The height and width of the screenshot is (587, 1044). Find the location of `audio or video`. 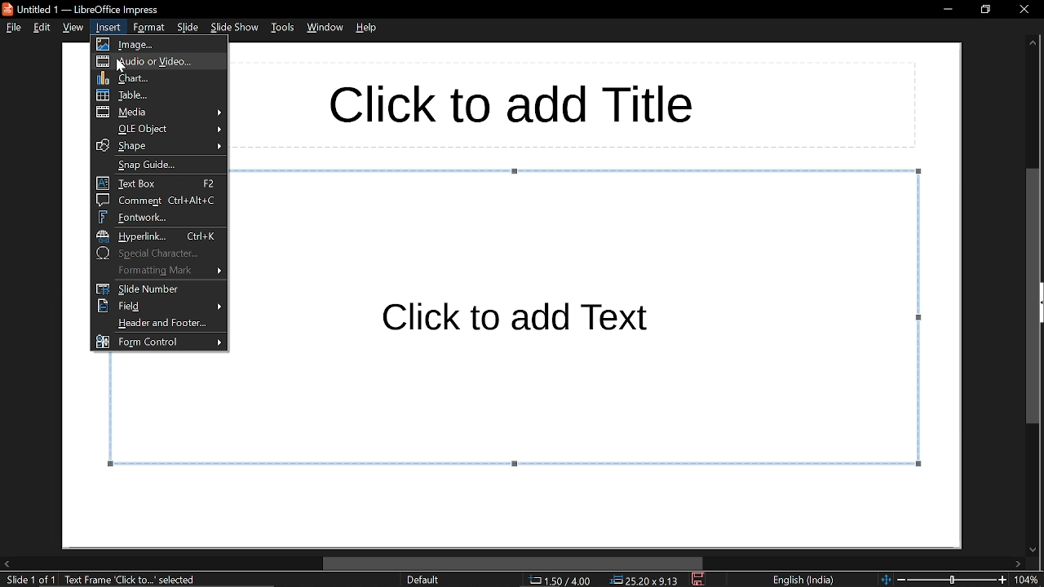

audio or video is located at coordinates (161, 63).